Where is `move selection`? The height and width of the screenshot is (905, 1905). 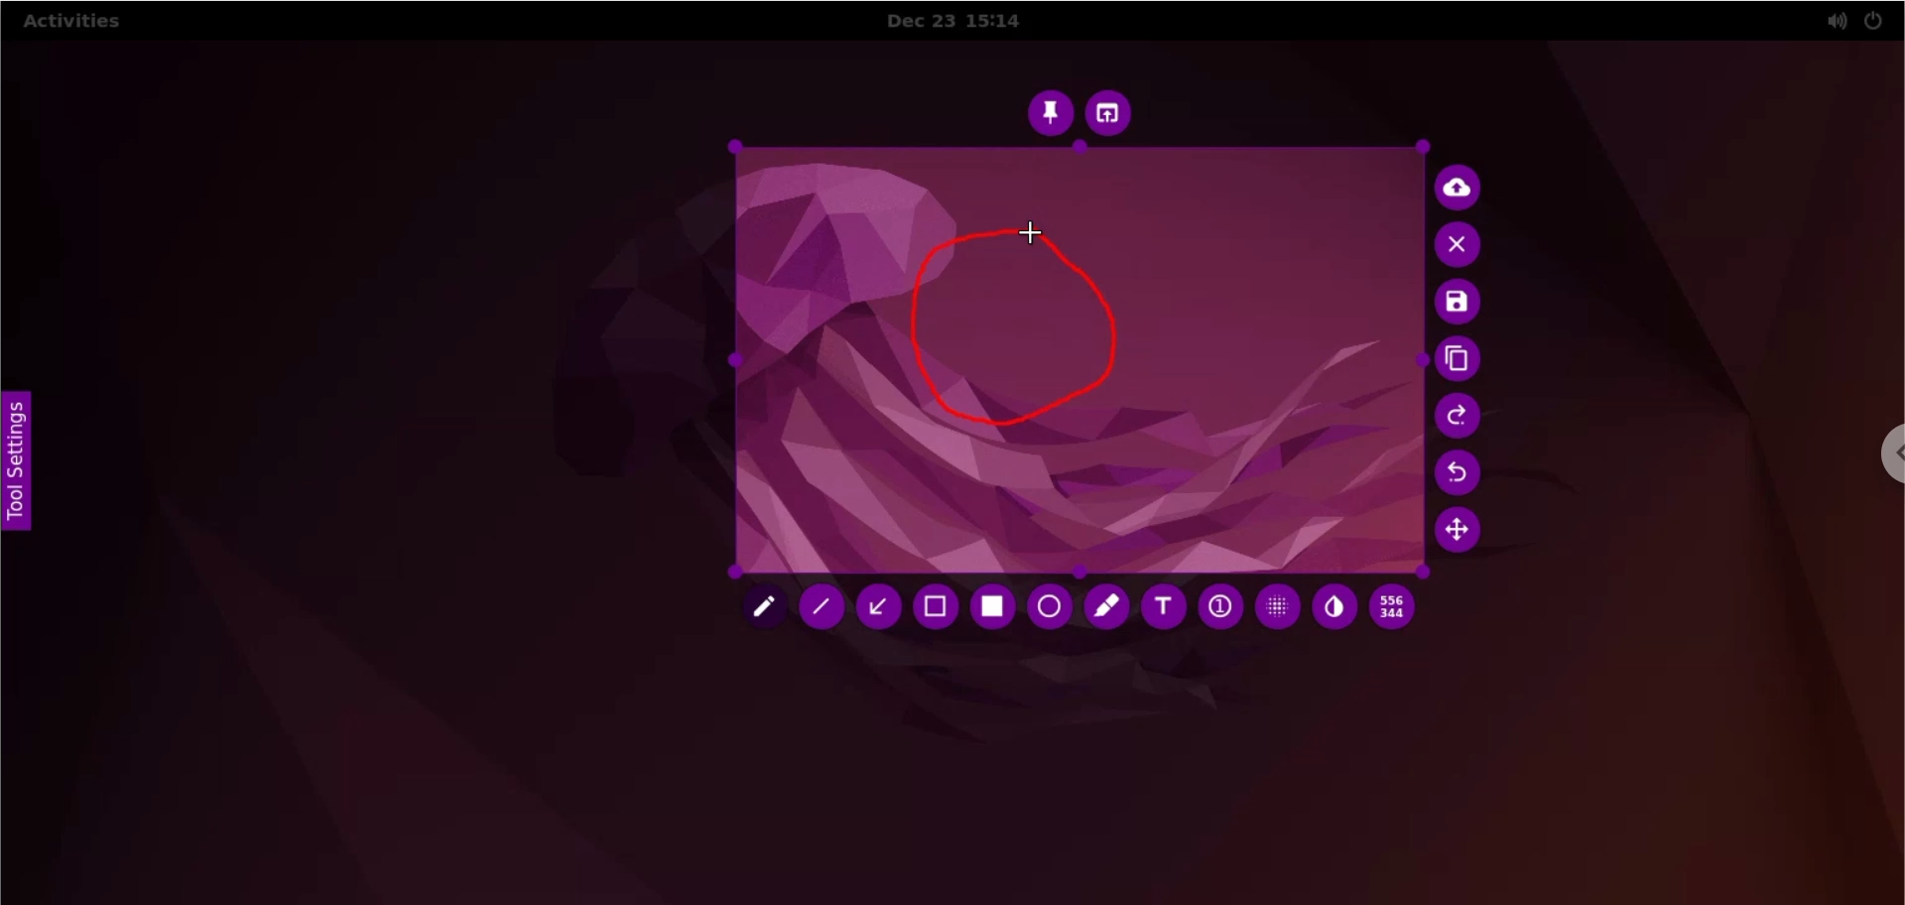 move selection is located at coordinates (1461, 535).